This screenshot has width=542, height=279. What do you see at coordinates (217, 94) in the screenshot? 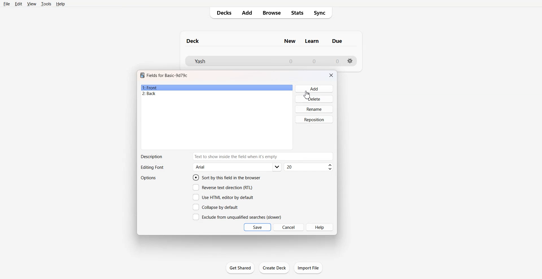
I see `Back` at bounding box center [217, 94].